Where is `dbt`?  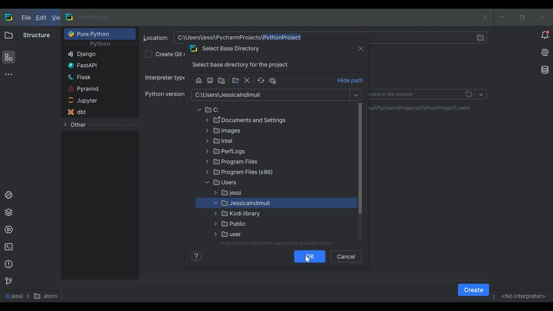 dbt is located at coordinates (91, 112).